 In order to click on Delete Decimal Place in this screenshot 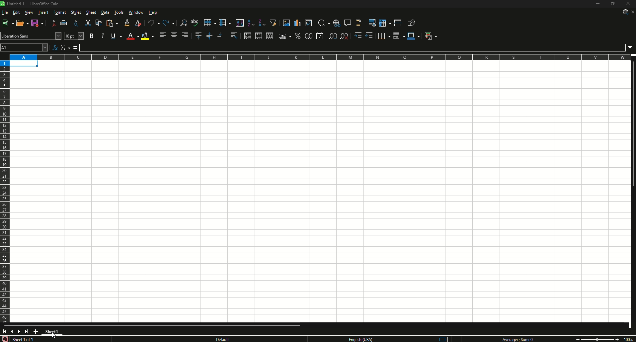, I will do `click(345, 36)`.